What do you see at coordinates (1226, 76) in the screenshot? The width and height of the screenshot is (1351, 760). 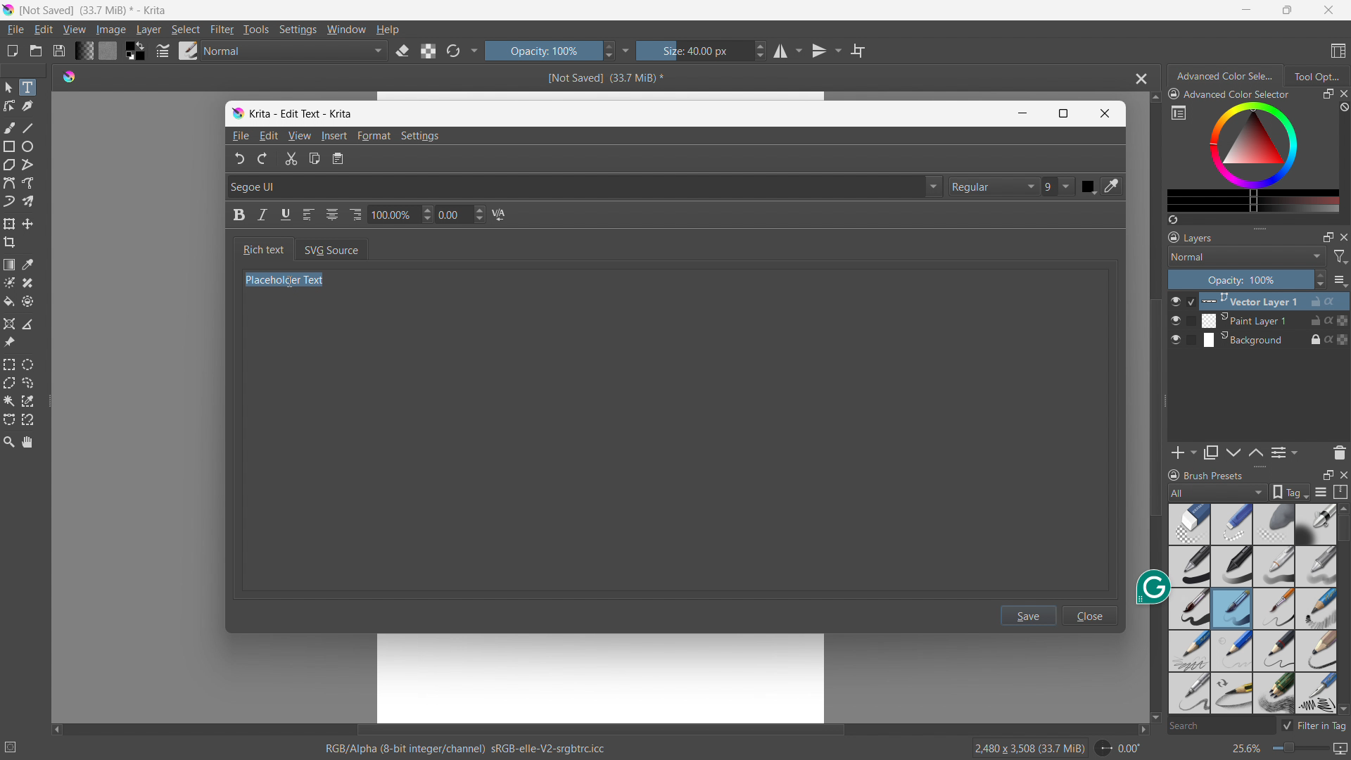 I see `advanced color selection` at bounding box center [1226, 76].